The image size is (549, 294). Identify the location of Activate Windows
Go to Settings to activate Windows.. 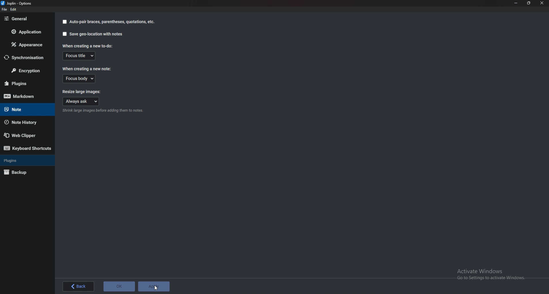
(493, 275).